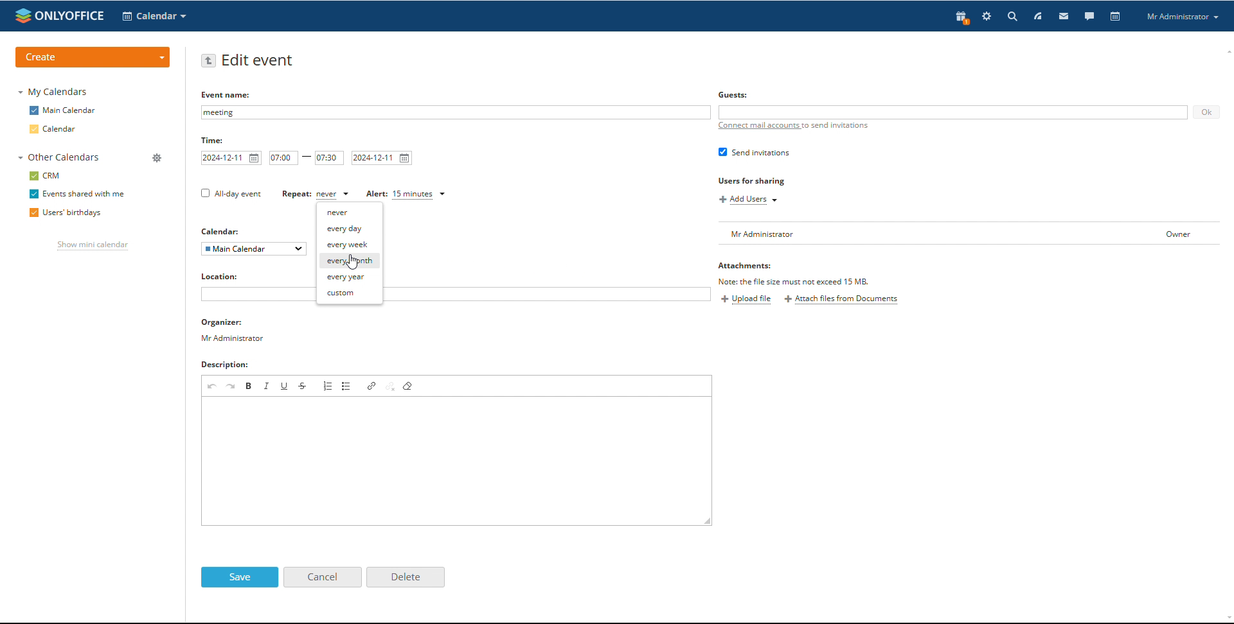 This screenshot has height=624, width=1234. I want to click on delete, so click(405, 576).